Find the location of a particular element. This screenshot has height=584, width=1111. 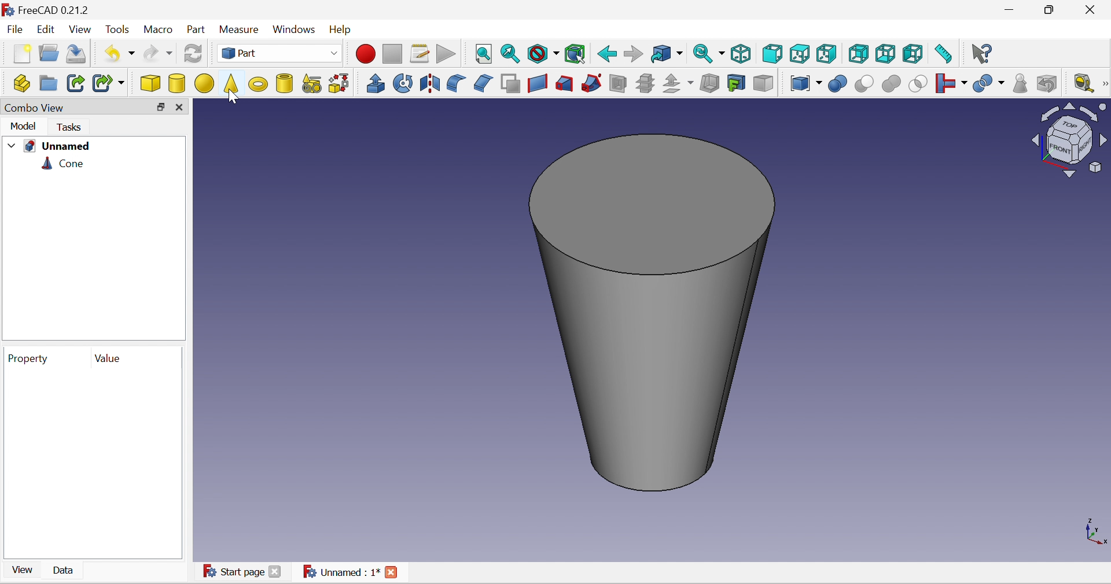

Tasks is located at coordinates (71, 128).